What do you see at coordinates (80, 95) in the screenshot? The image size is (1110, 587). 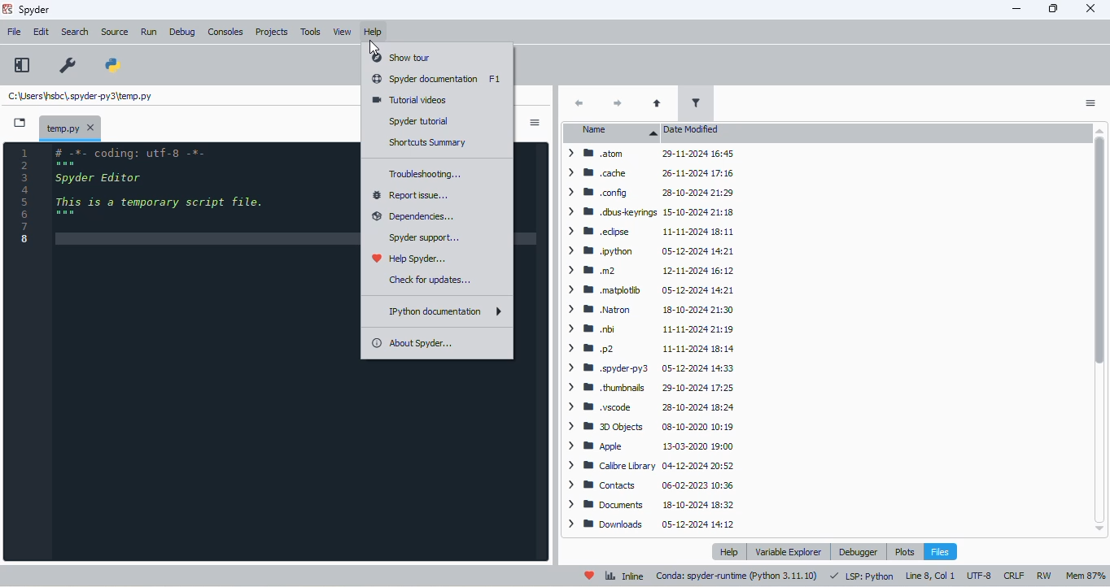 I see `temporary file` at bounding box center [80, 95].